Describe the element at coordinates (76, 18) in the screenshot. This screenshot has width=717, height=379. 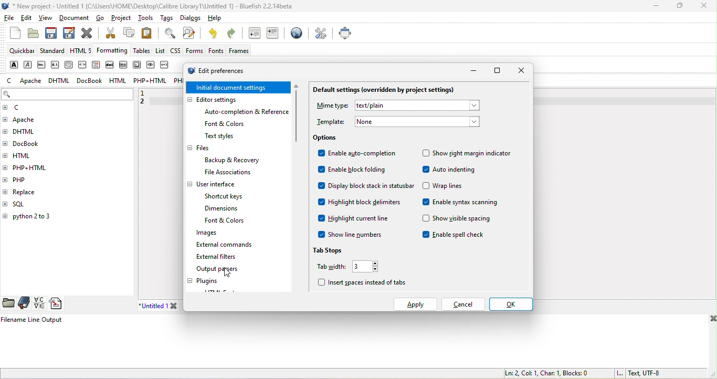
I see `document` at that location.